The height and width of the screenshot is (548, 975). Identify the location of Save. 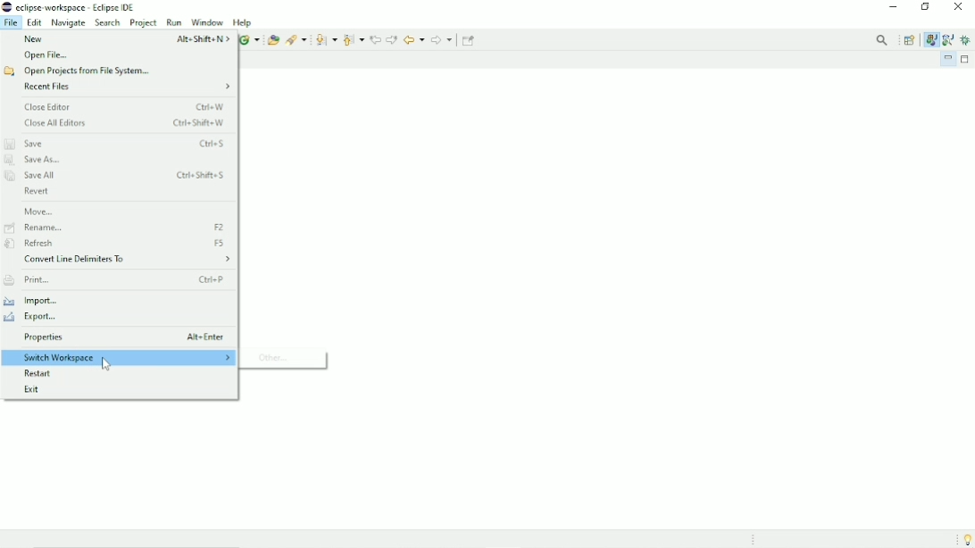
(117, 143).